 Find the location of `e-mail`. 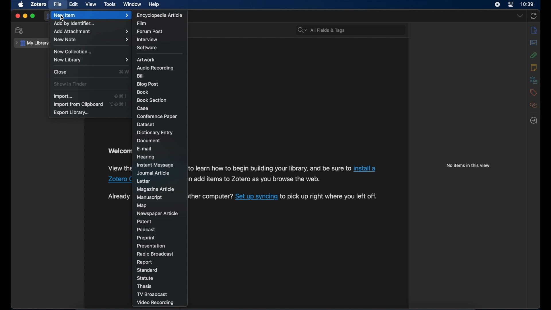

e-mail is located at coordinates (144, 148).